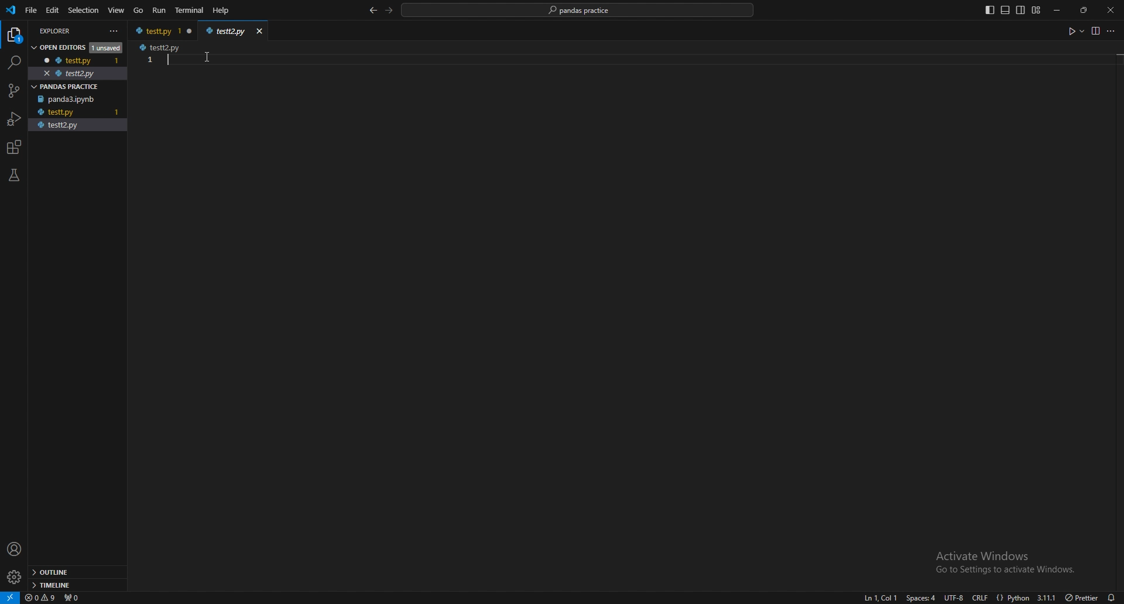 This screenshot has width=1124, height=604. I want to click on edit, so click(54, 10).